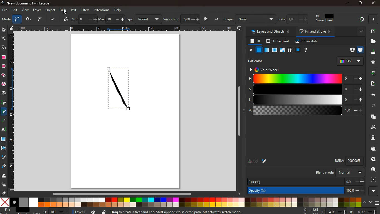 The height and width of the screenshot is (214, 380). What do you see at coordinates (372, 31) in the screenshot?
I see `document` at bounding box center [372, 31].